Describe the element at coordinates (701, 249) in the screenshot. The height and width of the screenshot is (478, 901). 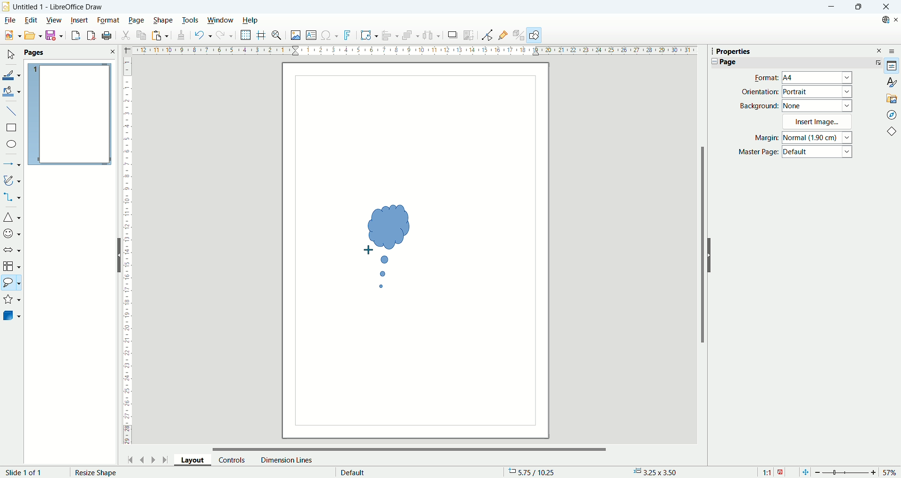
I see `Vertival scroll bar` at that location.